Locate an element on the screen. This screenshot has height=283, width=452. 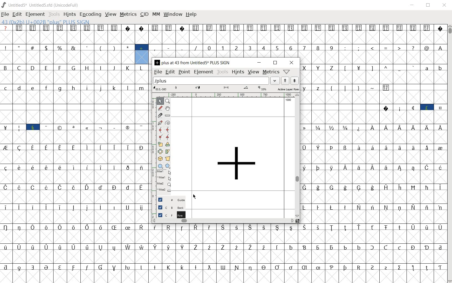
scale the selection is located at coordinates (160, 144).